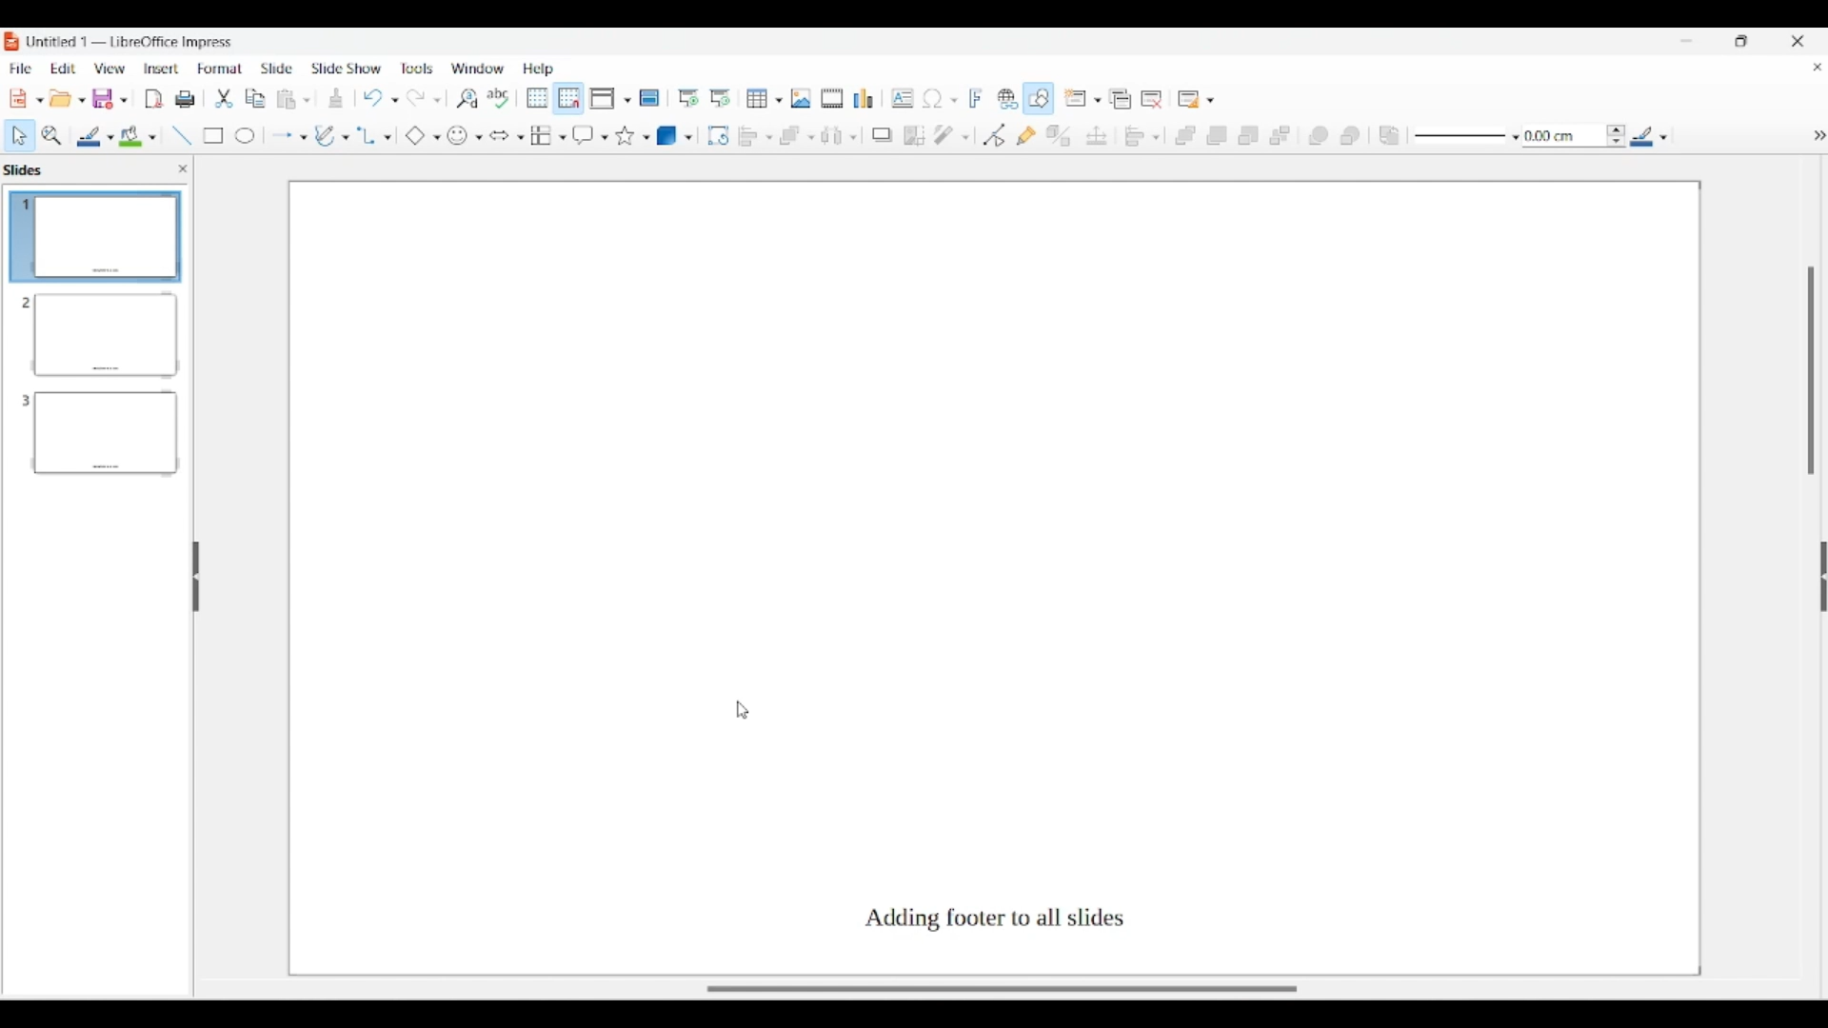  I want to click on Download, so click(336, 98).